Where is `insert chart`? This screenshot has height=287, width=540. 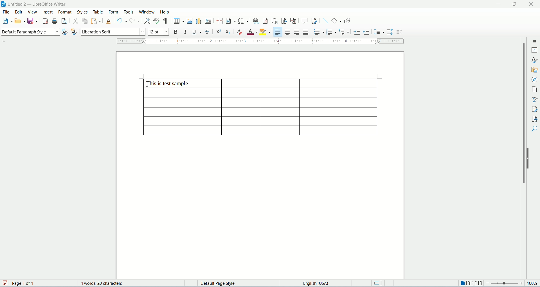
insert chart is located at coordinates (199, 21).